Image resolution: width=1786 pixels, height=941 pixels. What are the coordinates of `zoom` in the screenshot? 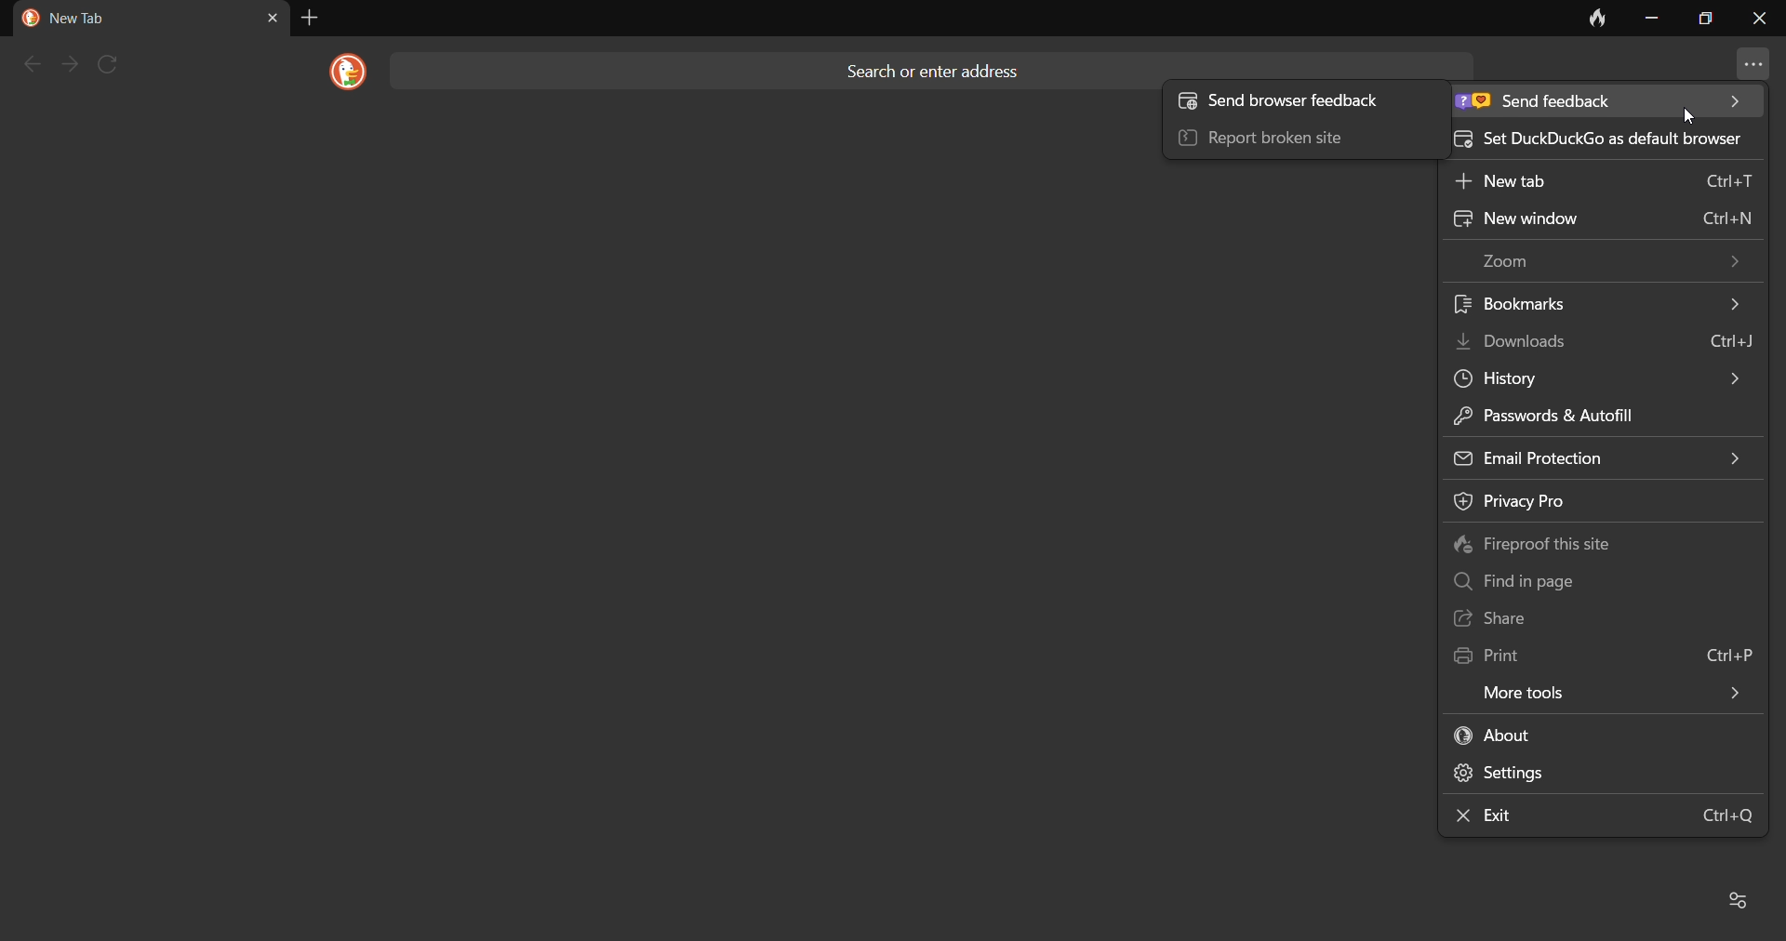 It's located at (1613, 260).